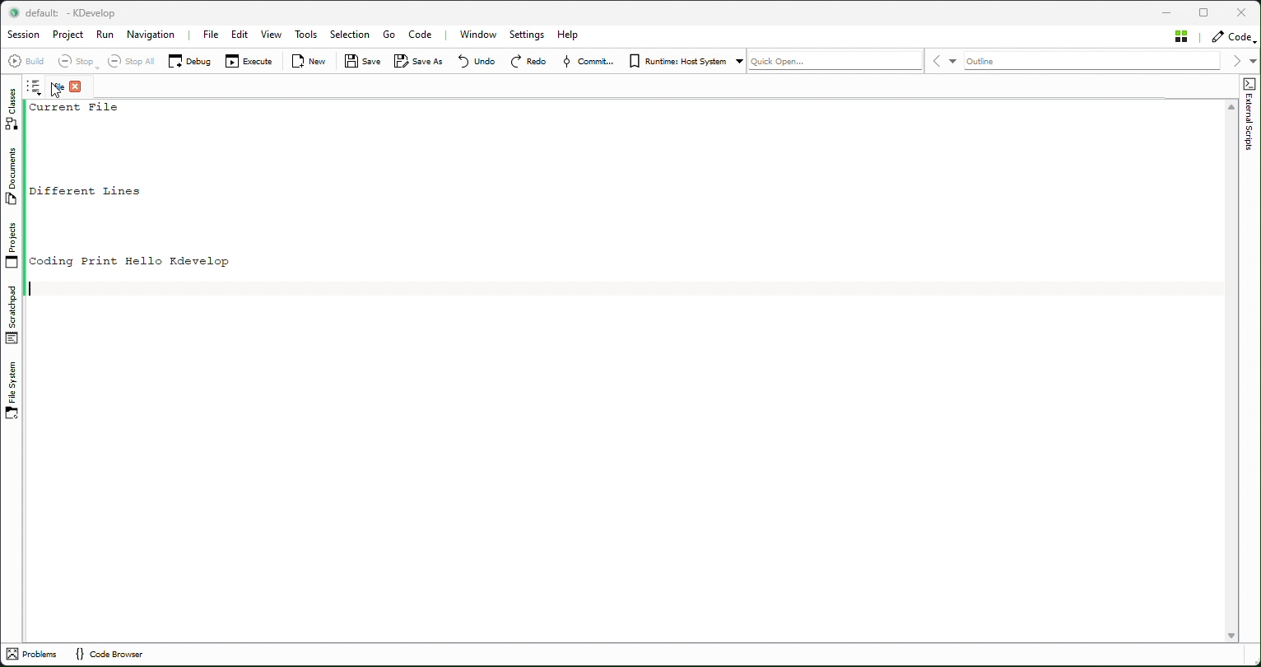 The height and width of the screenshot is (667, 1261). What do you see at coordinates (10, 110) in the screenshot?
I see `Classes` at bounding box center [10, 110].